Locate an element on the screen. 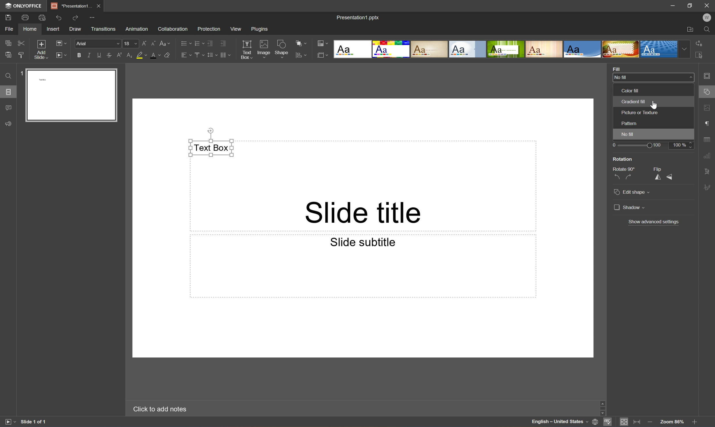 This screenshot has width=715, height=427. Insert is located at coordinates (52, 29).